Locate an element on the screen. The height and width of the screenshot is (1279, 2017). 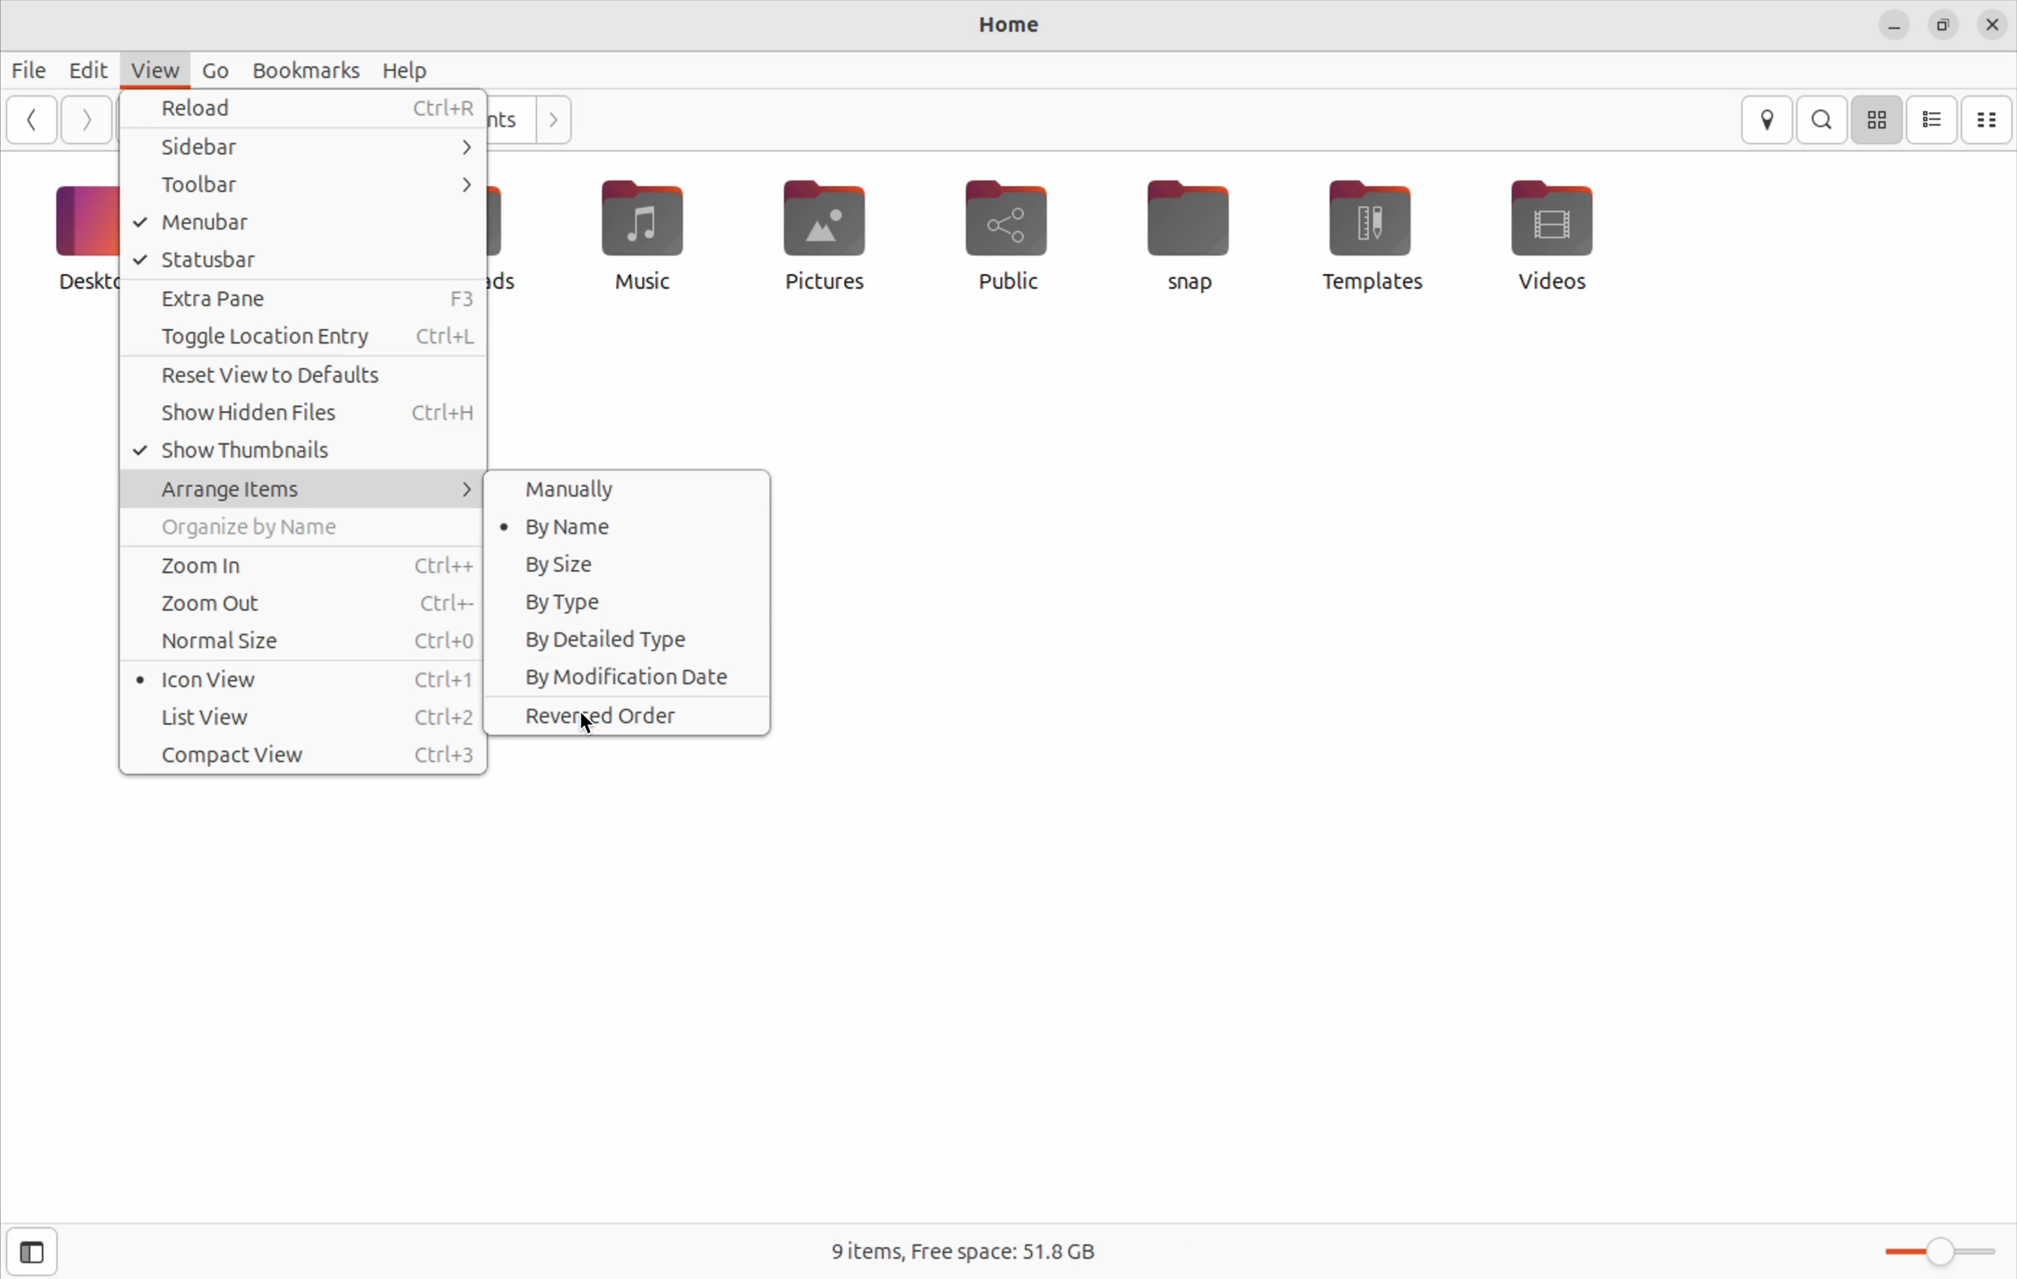
view is located at coordinates (151, 71).